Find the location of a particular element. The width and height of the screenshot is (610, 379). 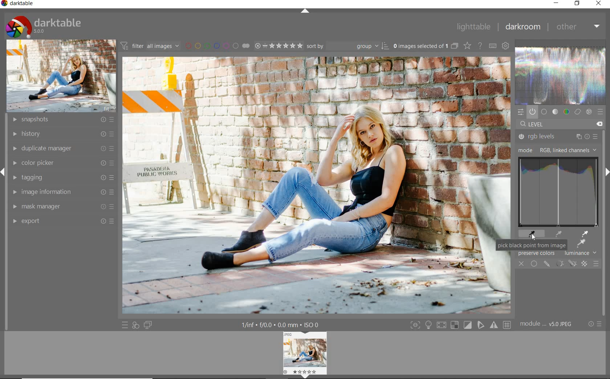

filter all images is located at coordinates (149, 45).